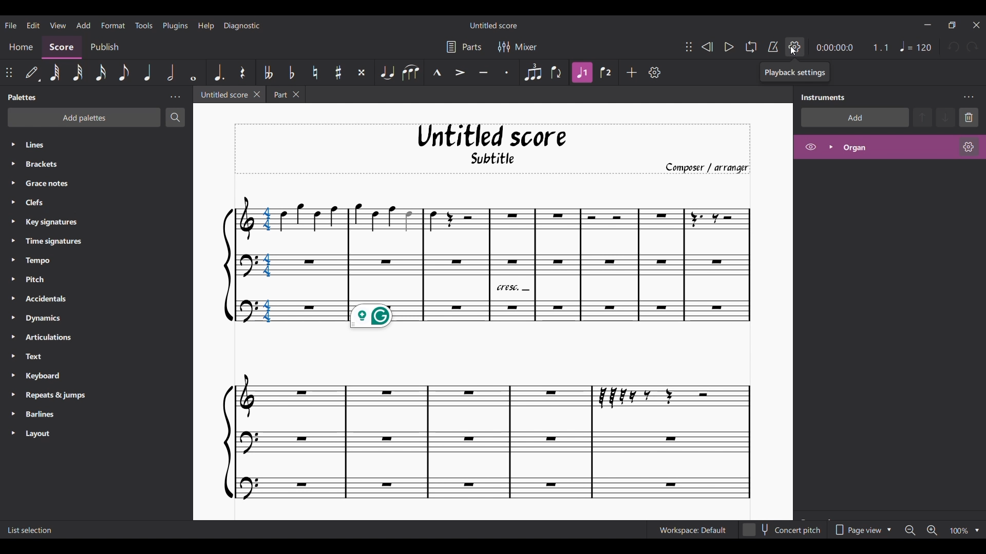  Describe the element at coordinates (707, 47) in the screenshot. I see `Rewind` at that location.